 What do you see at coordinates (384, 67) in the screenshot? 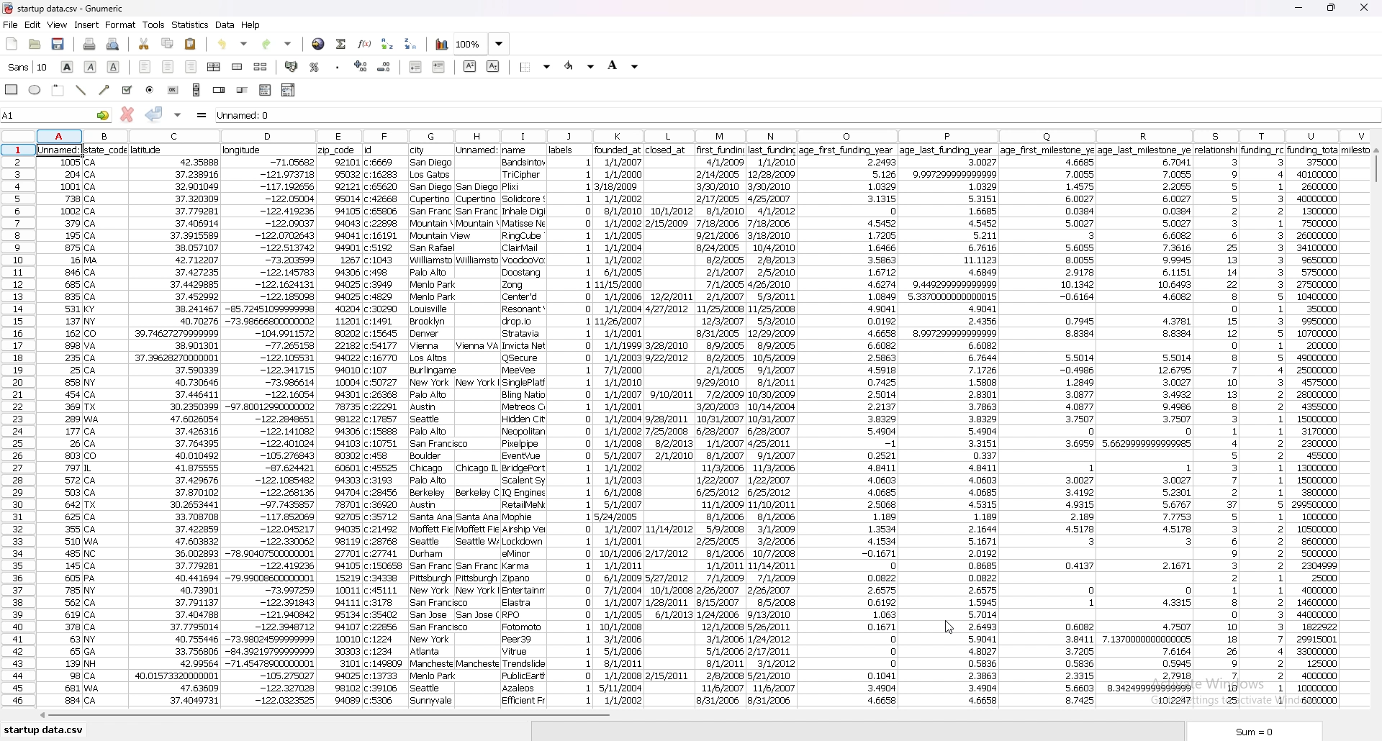
I see `decrease decimals` at bounding box center [384, 67].